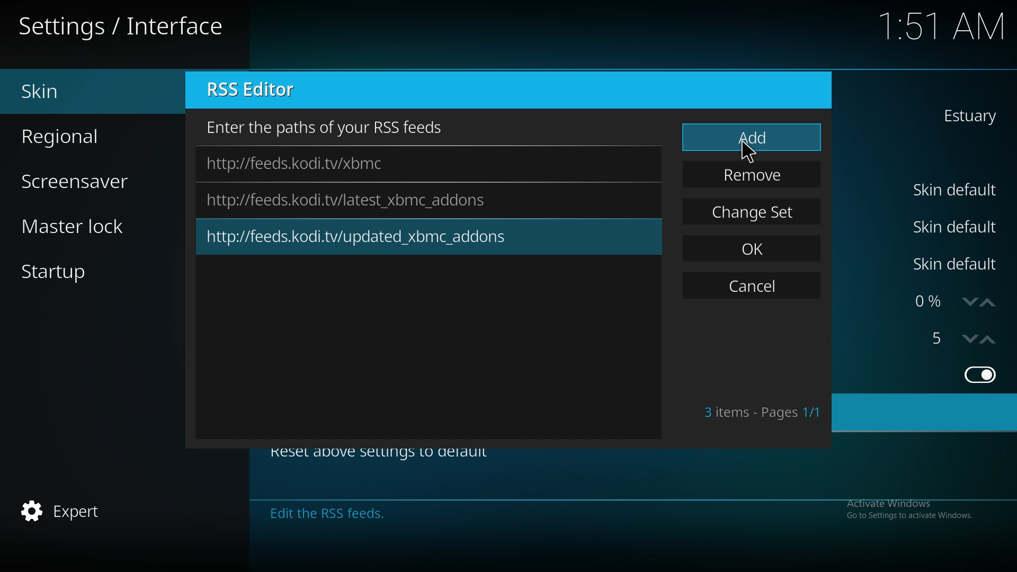 This screenshot has width=1017, height=572. Describe the element at coordinates (124, 28) in the screenshot. I see `settings/interface` at that location.